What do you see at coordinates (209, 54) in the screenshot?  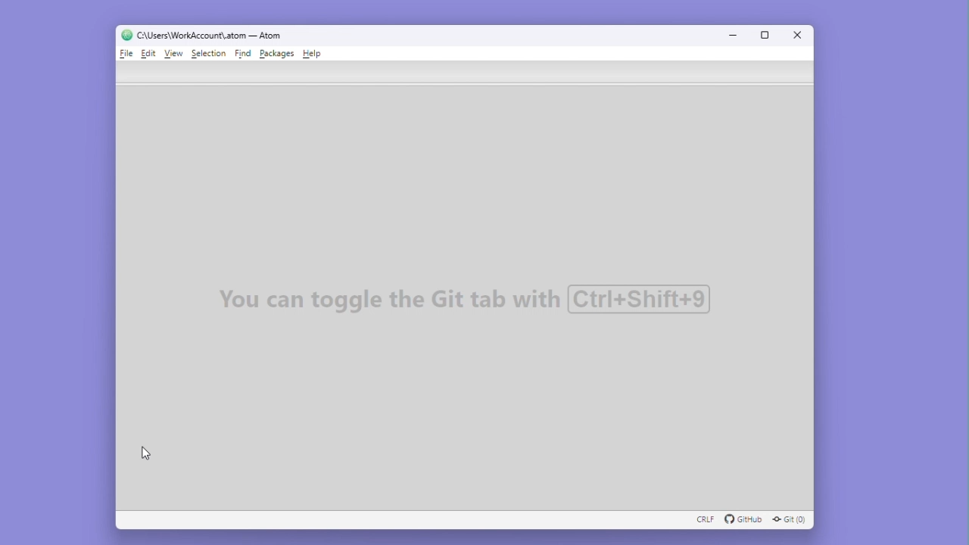 I see `Selection` at bounding box center [209, 54].